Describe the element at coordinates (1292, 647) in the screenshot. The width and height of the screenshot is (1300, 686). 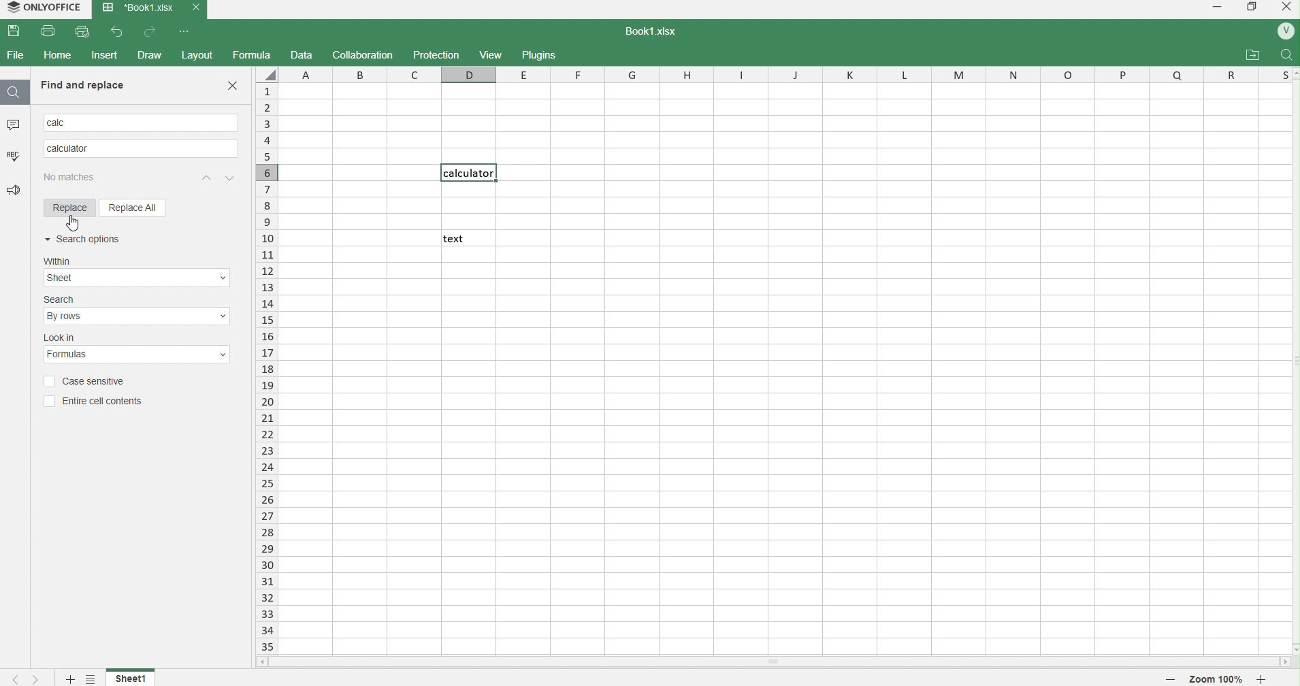
I see `move down` at that location.